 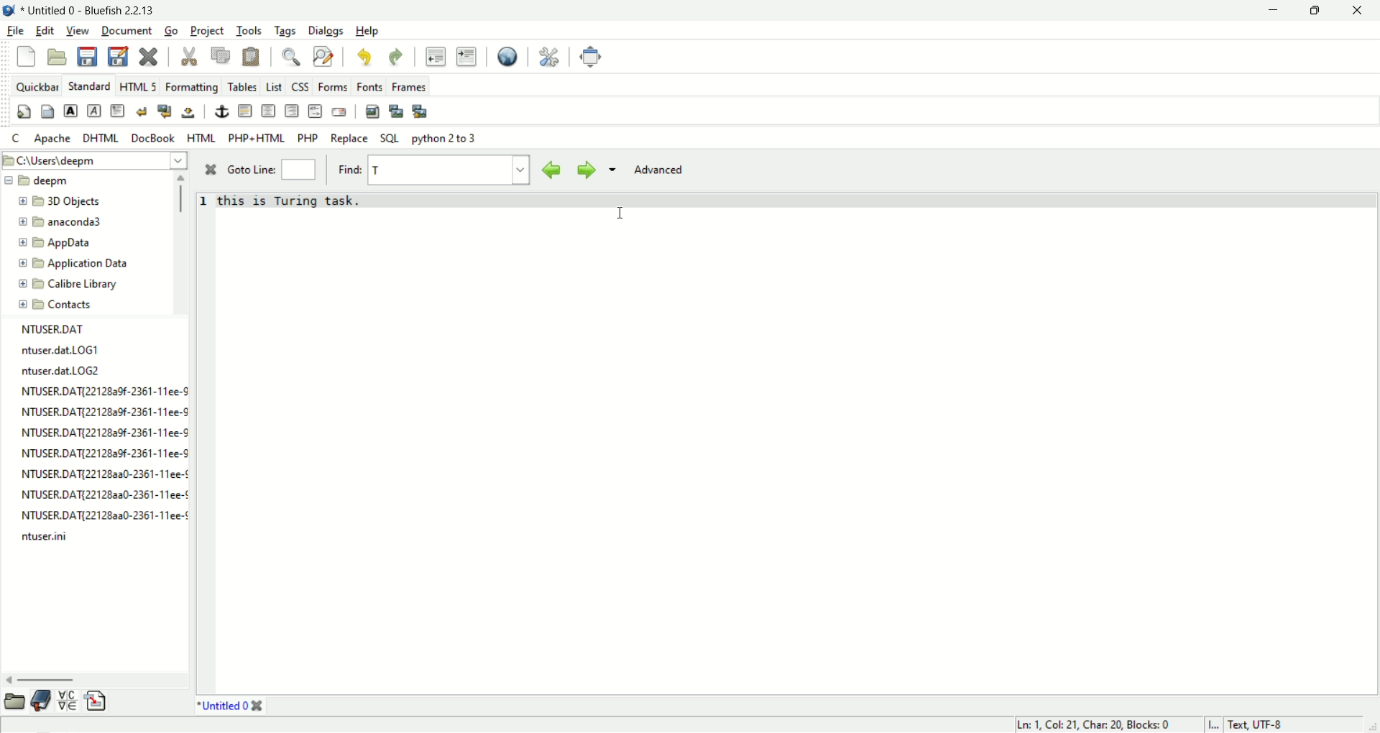 I want to click on HTML 5, so click(x=137, y=86).